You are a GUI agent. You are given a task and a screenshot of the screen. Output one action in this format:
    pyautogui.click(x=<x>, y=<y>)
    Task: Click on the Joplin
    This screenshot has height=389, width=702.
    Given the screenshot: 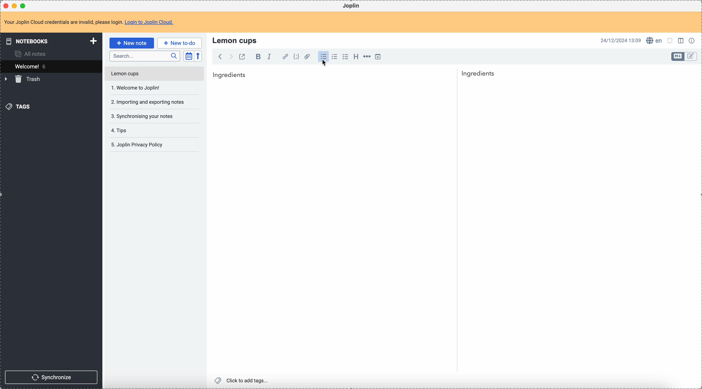 What is the action you would take?
    pyautogui.click(x=351, y=6)
    